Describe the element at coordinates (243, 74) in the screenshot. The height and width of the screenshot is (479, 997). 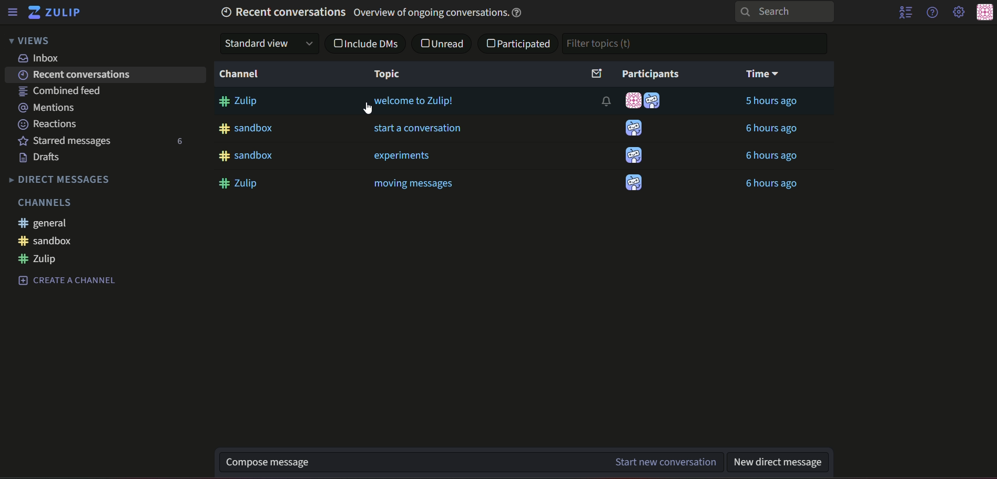
I see `Channel` at that location.